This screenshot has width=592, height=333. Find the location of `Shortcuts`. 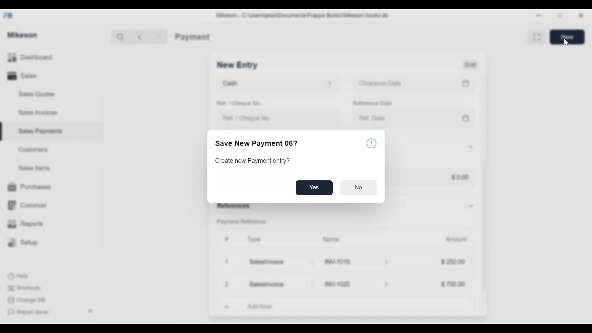

Shortcuts is located at coordinates (27, 286).